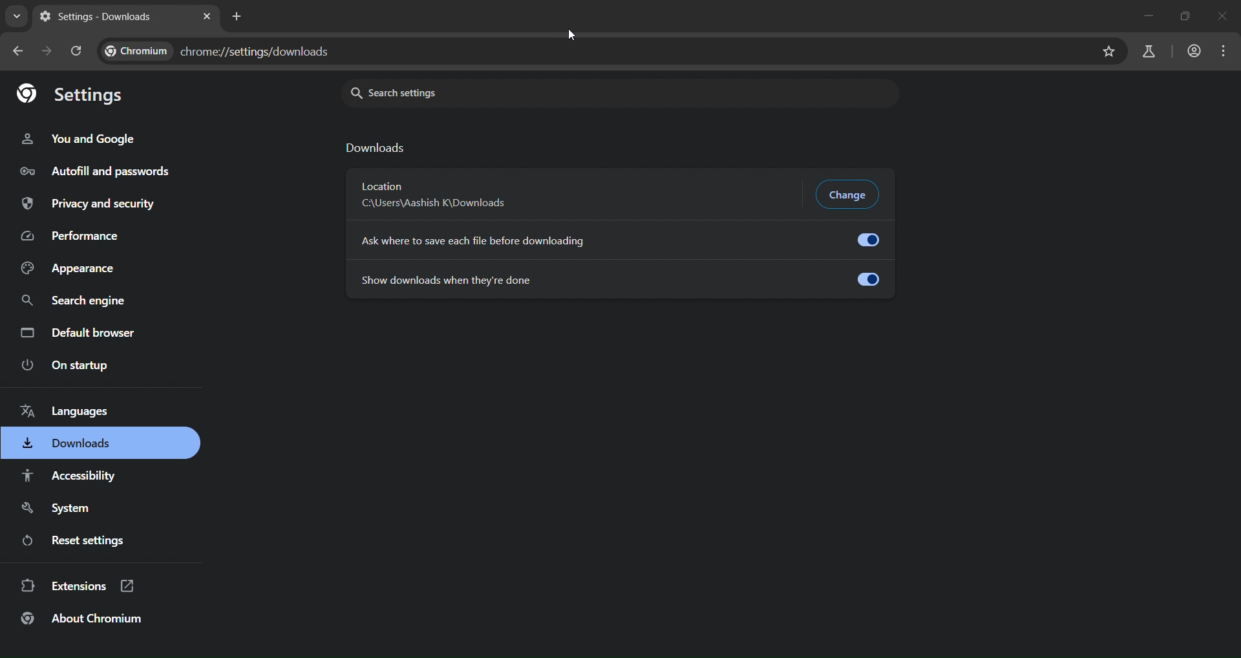 The image size is (1241, 658). What do you see at coordinates (207, 16) in the screenshot?
I see `close tab` at bounding box center [207, 16].